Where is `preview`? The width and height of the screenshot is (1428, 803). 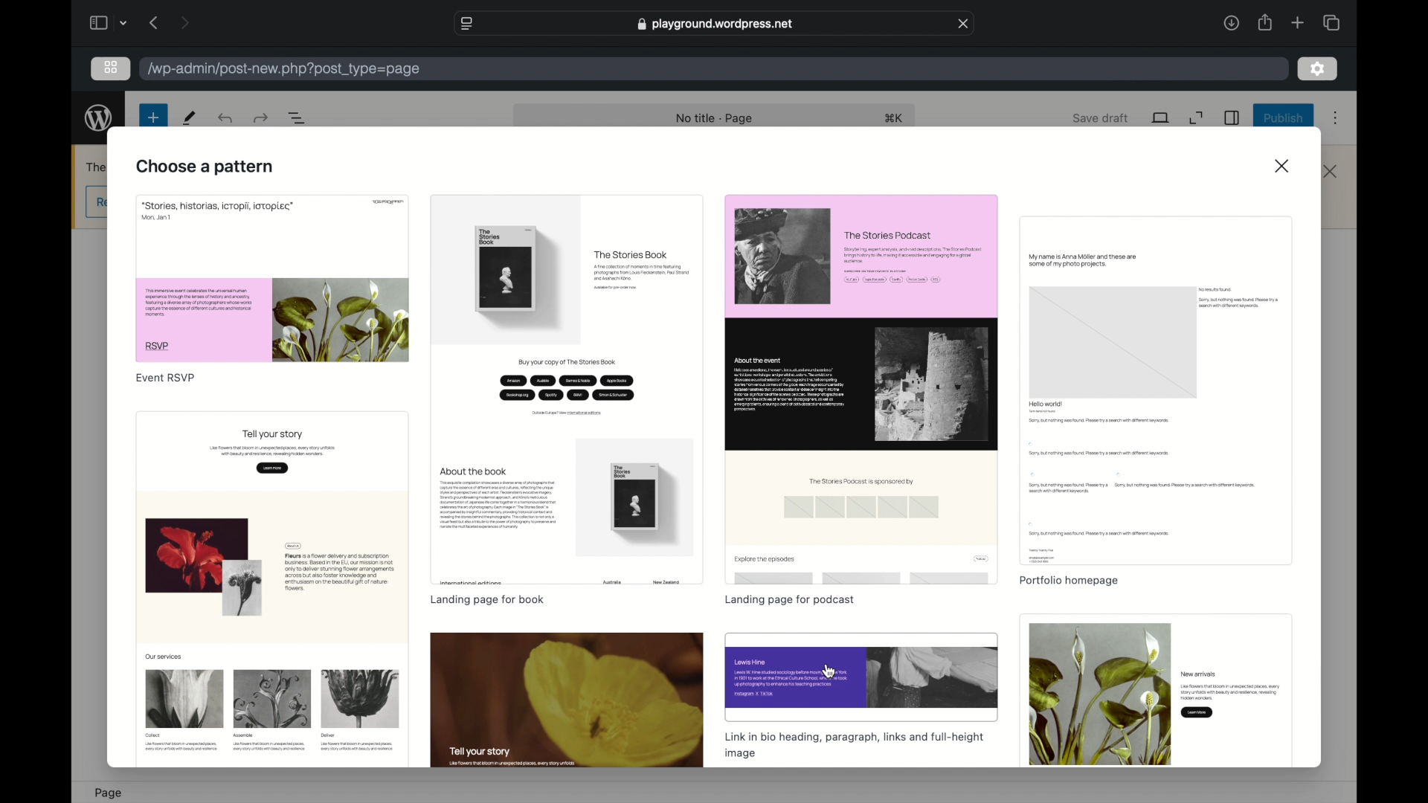
preview is located at coordinates (861, 677).